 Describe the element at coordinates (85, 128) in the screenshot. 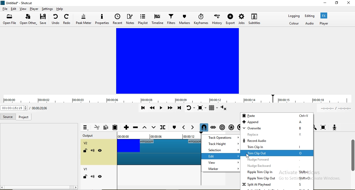

I see `Timeline menu` at that location.